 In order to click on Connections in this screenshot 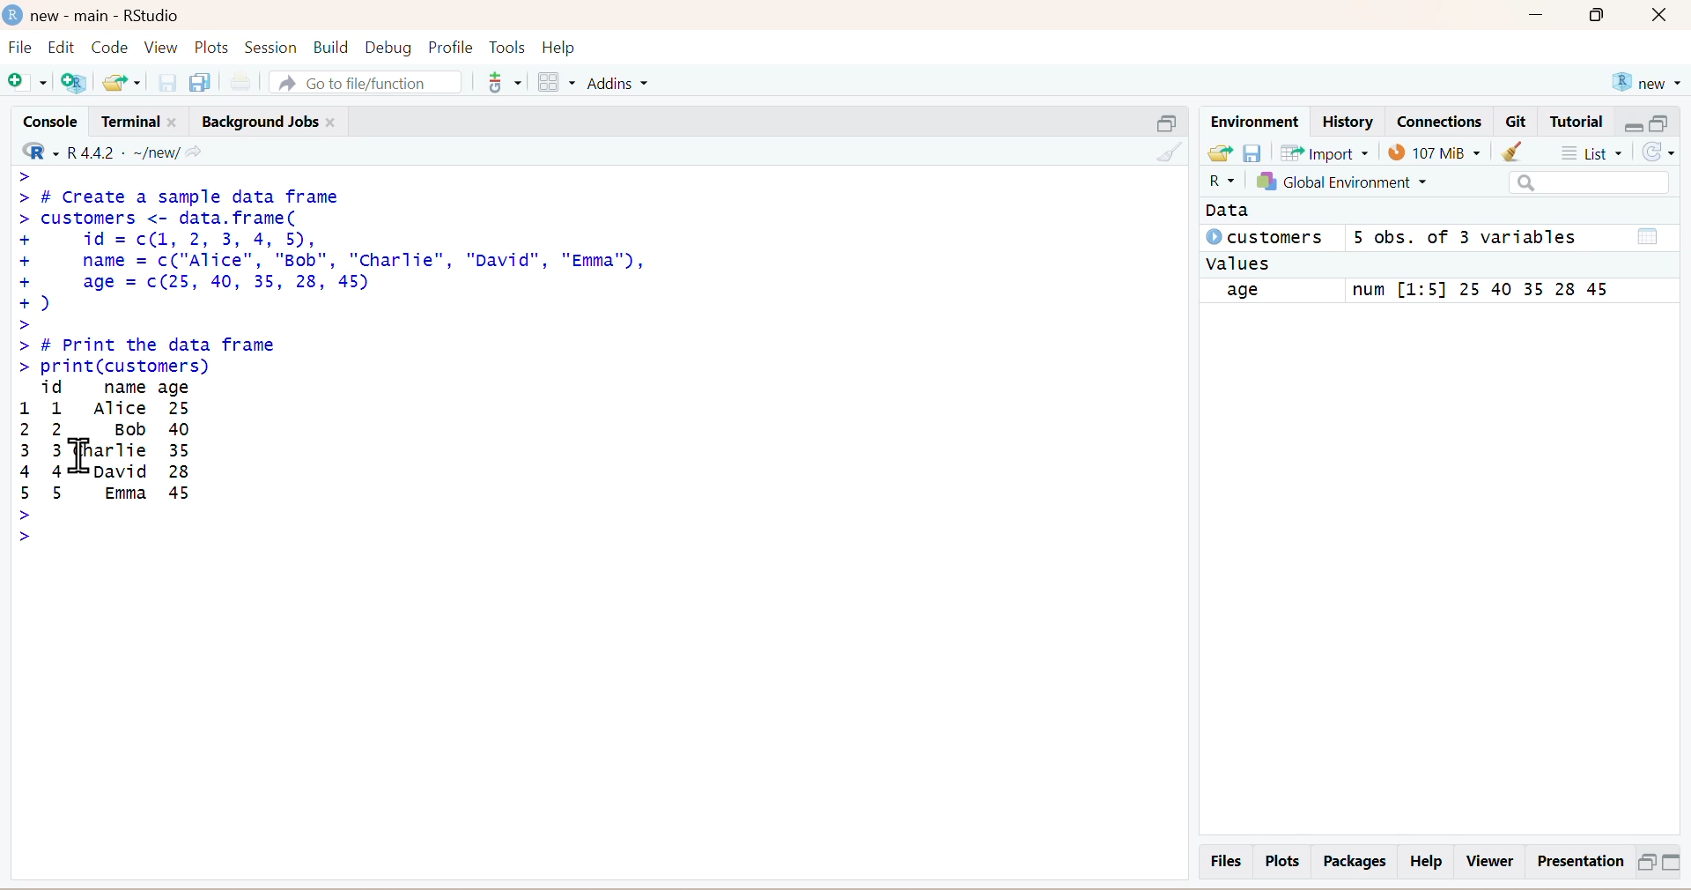, I will do `click(1438, 120)`.